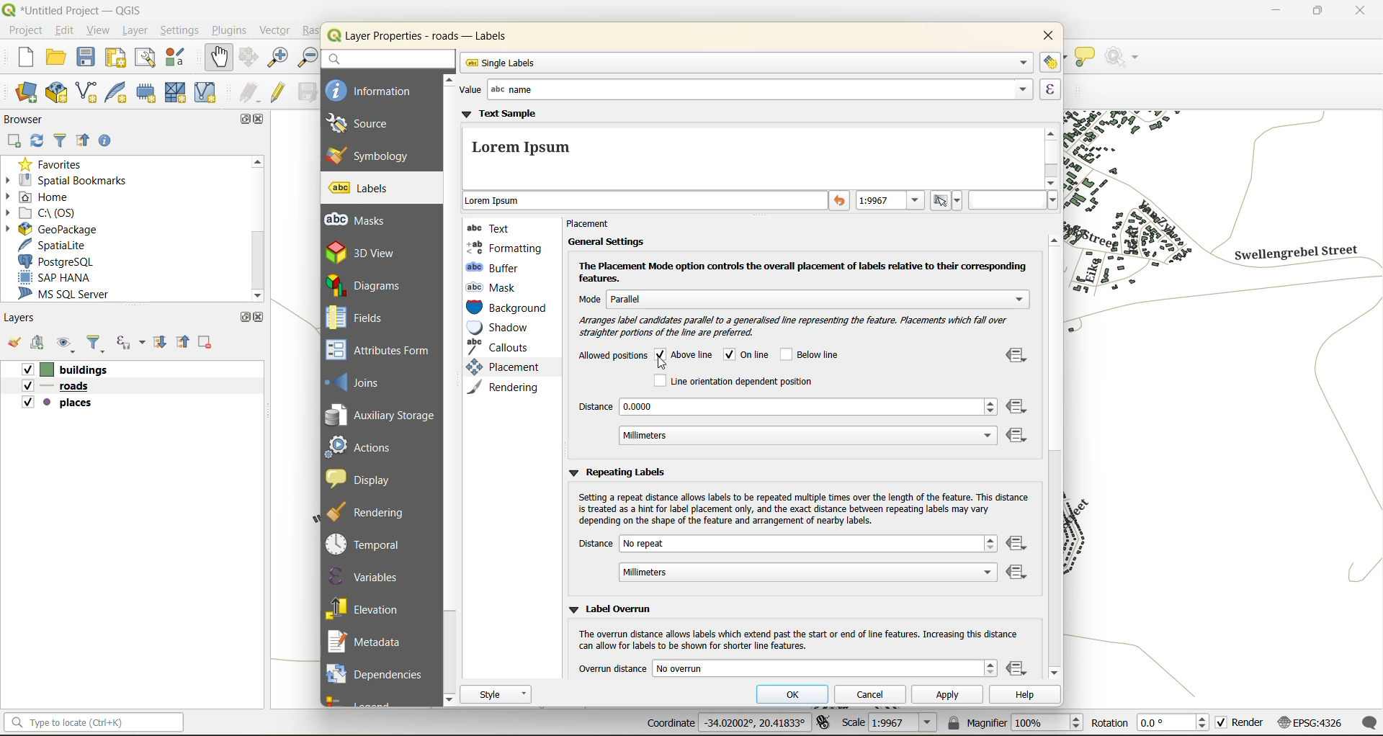 The height and width of the screenshot is (736, 1383). I want to click on edit, so click(66, 32).